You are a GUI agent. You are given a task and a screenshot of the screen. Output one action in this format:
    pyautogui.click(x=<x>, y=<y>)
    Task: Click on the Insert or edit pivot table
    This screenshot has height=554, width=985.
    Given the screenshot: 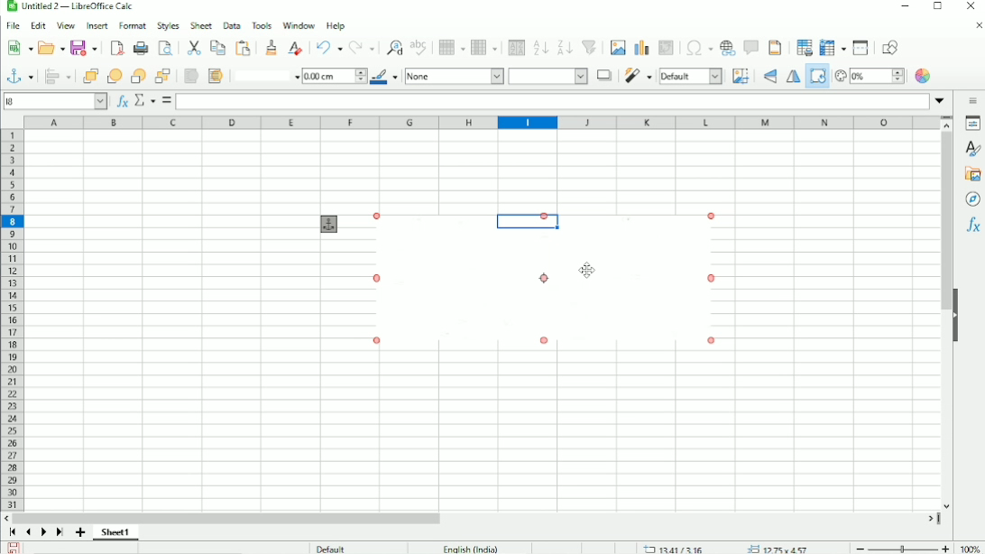 What is the action you would take?
    pyautogui.click(x=667, y=48)
    